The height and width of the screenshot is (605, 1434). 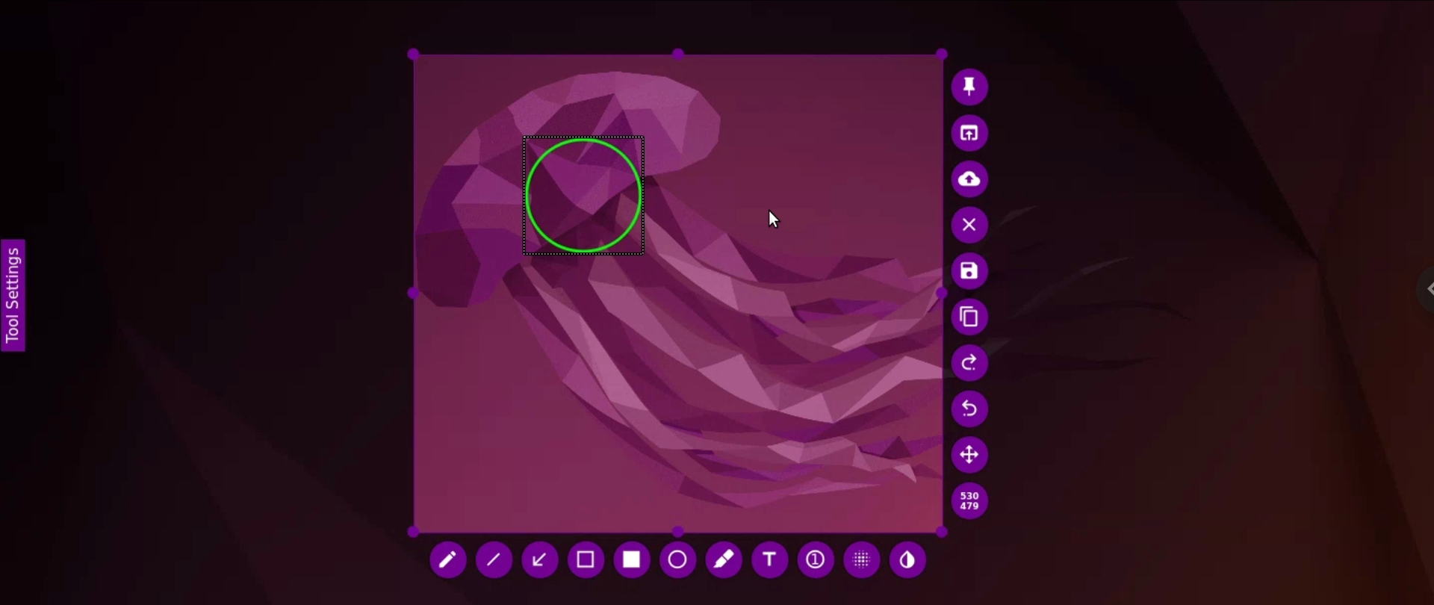 I want to click on circle drawing, so click(x=583, y=204).